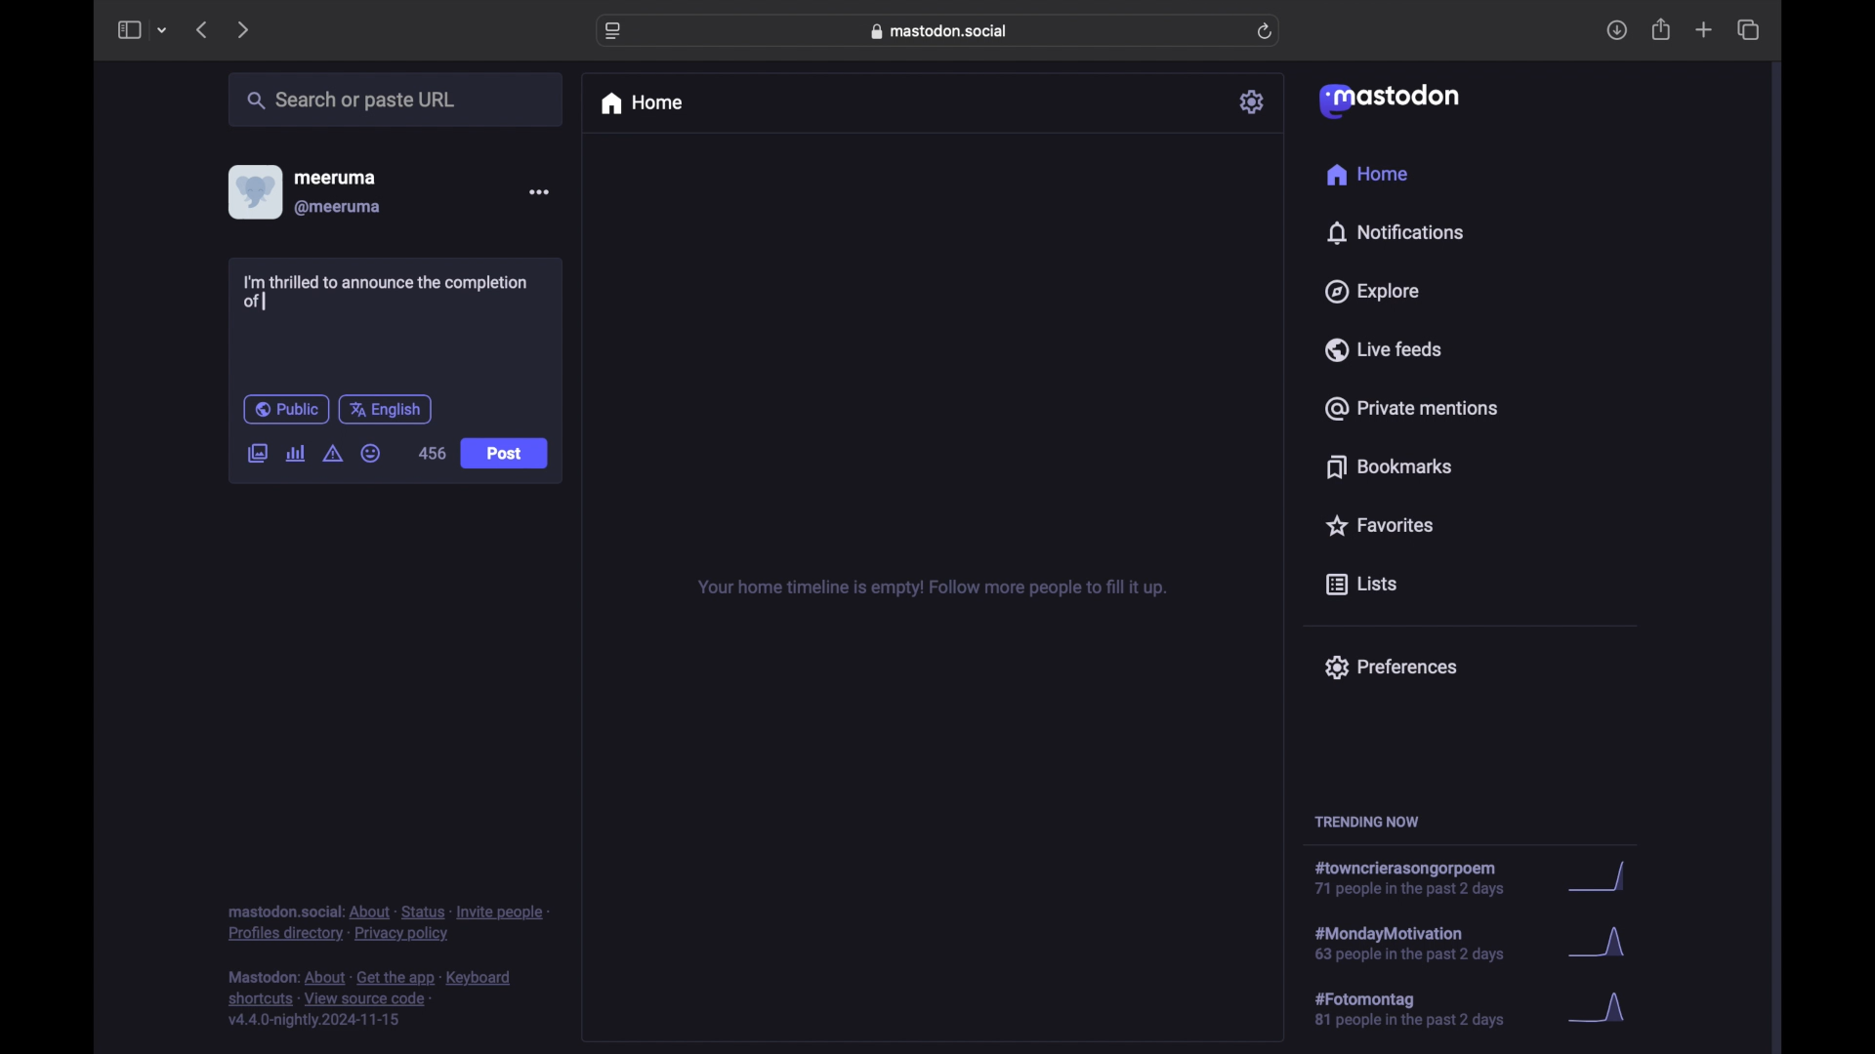  What do you see at coordinates (1382, 348) in the screenshot?
I see `live feeds` at bounding box center [1382, 348].